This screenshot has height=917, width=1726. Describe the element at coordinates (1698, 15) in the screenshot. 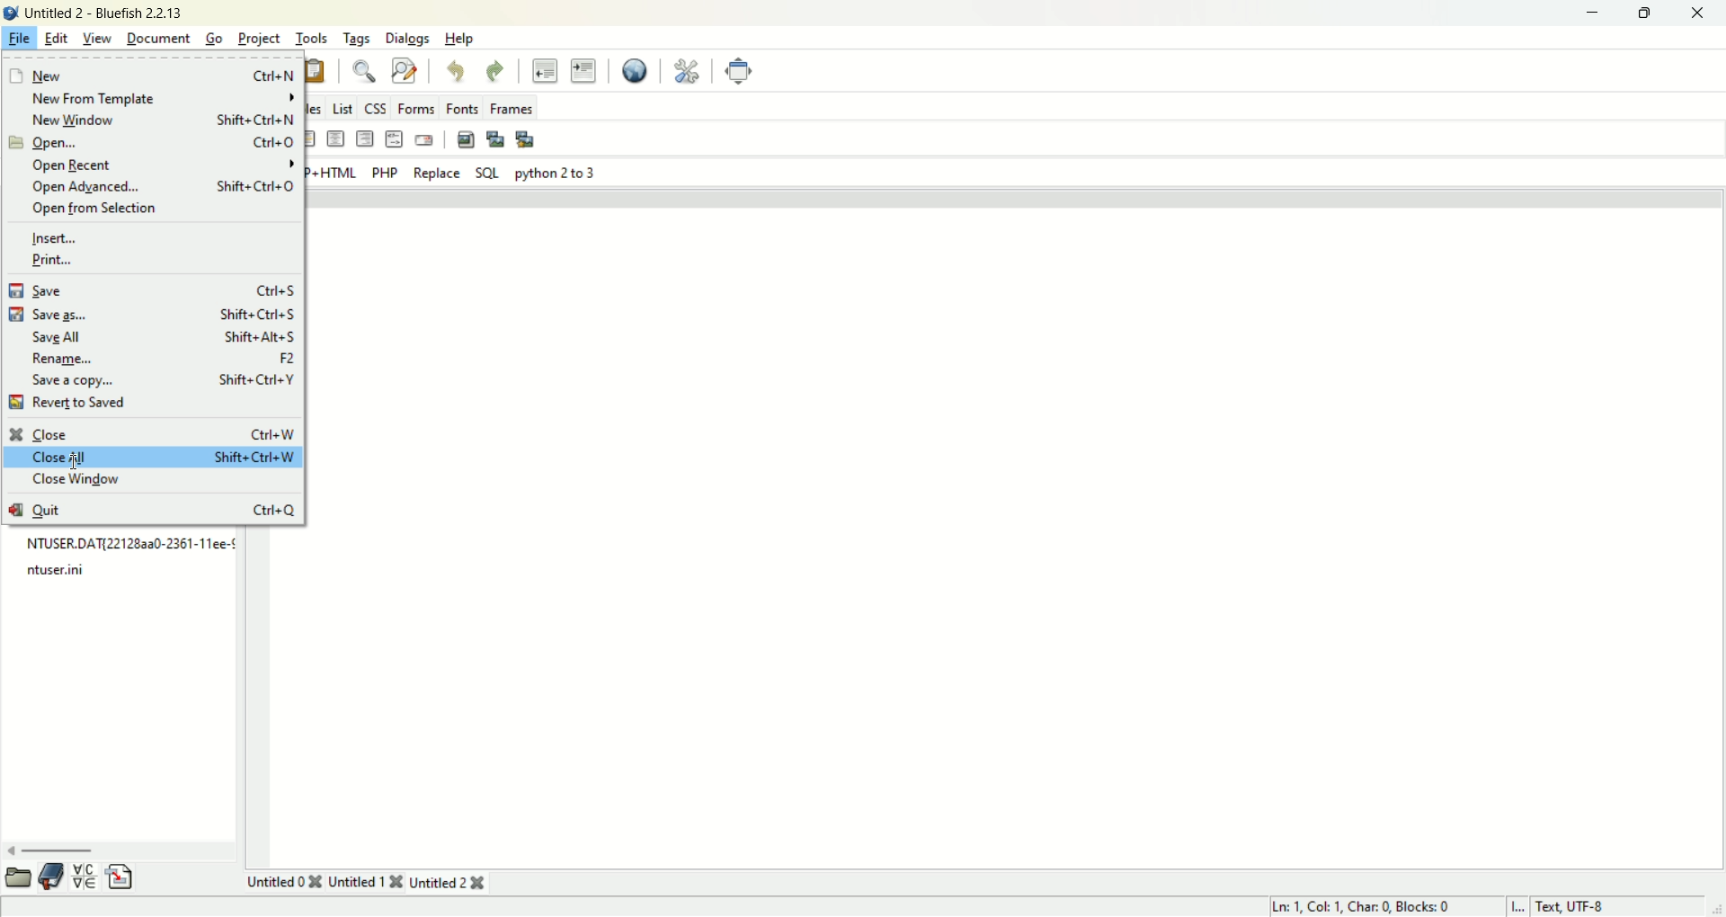

I see `close` at that location.